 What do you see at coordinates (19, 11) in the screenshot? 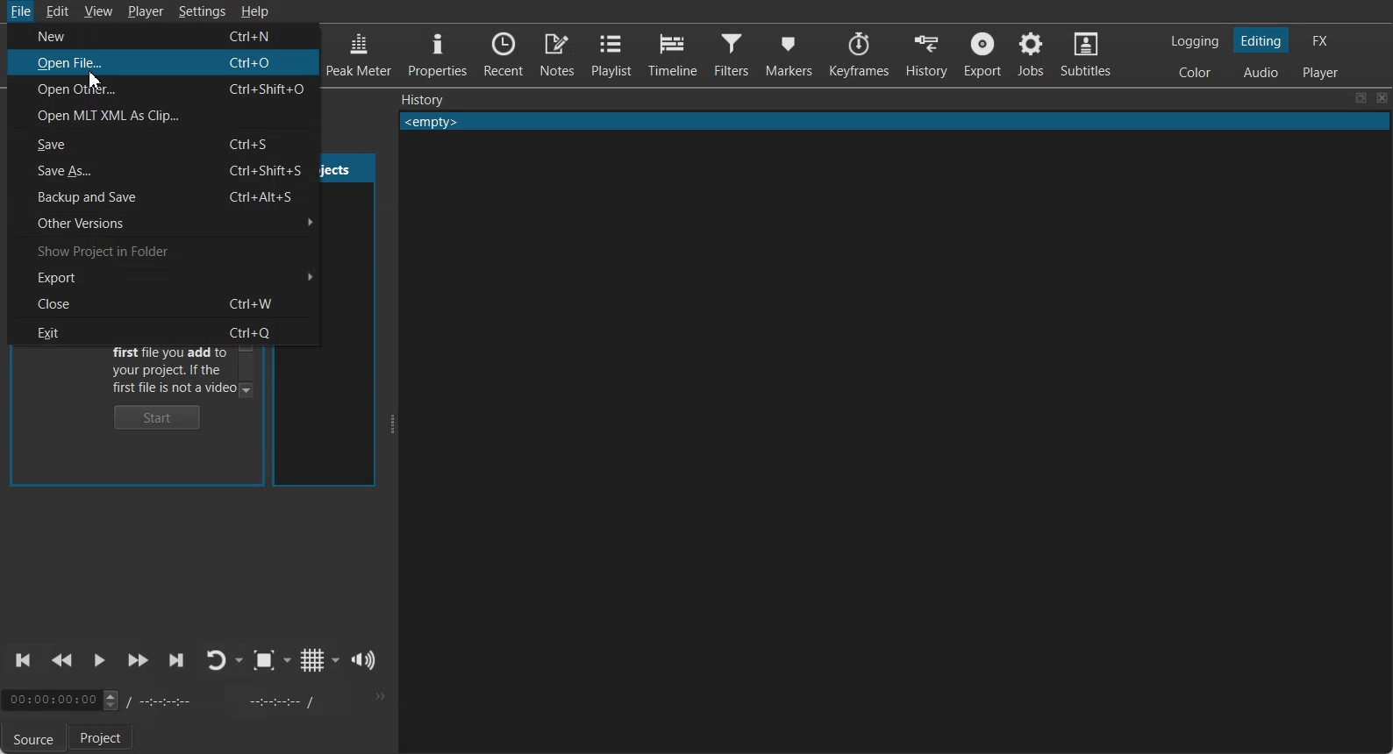
I see `File` at bounding box center [19, 11].